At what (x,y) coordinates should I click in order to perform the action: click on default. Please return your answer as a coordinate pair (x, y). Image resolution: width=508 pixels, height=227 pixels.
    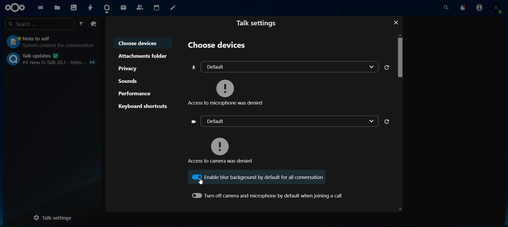
    Looking at the image, I should click on (283, 66).